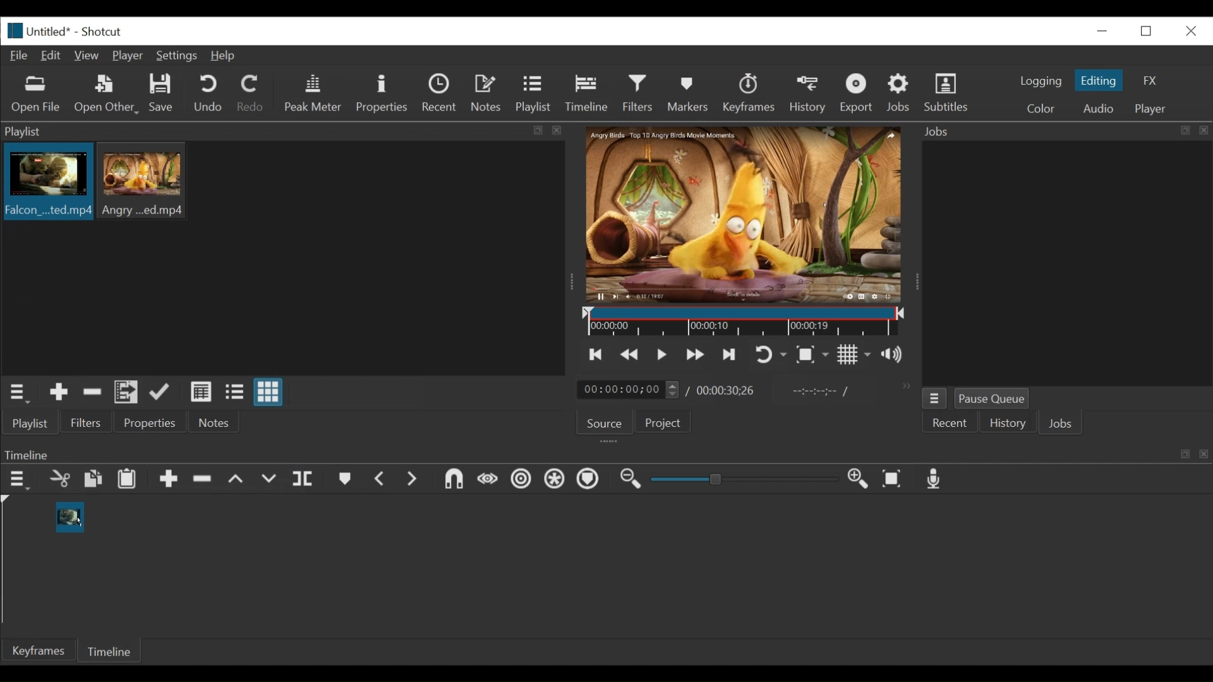 The width and height of the screenshot is (1213, 682). What do you see at coordinates (521, 481) in the screenshot?
I see `Ripple ` at bounding box center [521, 481].